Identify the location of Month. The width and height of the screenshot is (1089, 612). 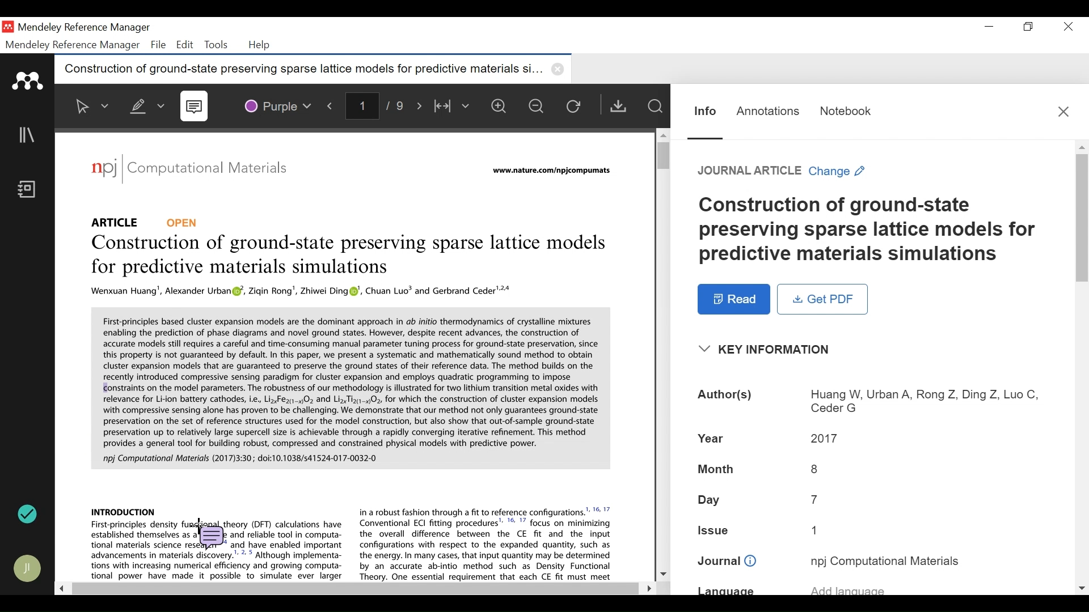
(869, 469).